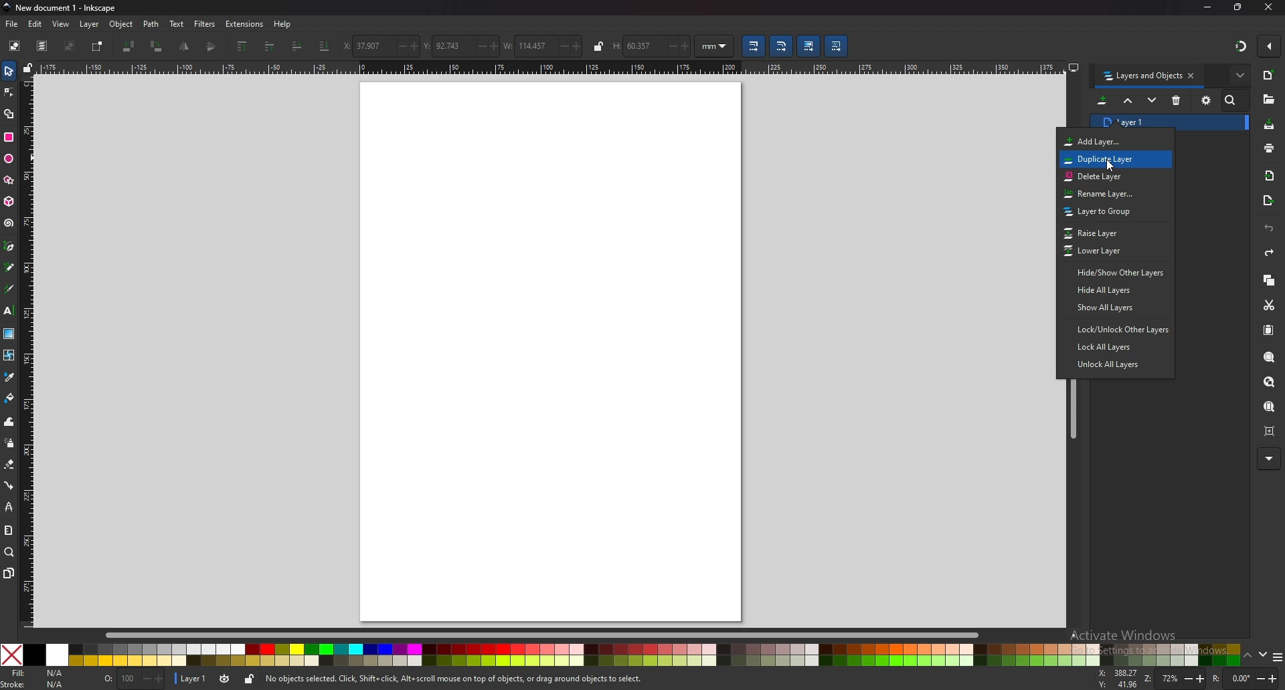  I want to click on delete layer, so click(1102, 177).